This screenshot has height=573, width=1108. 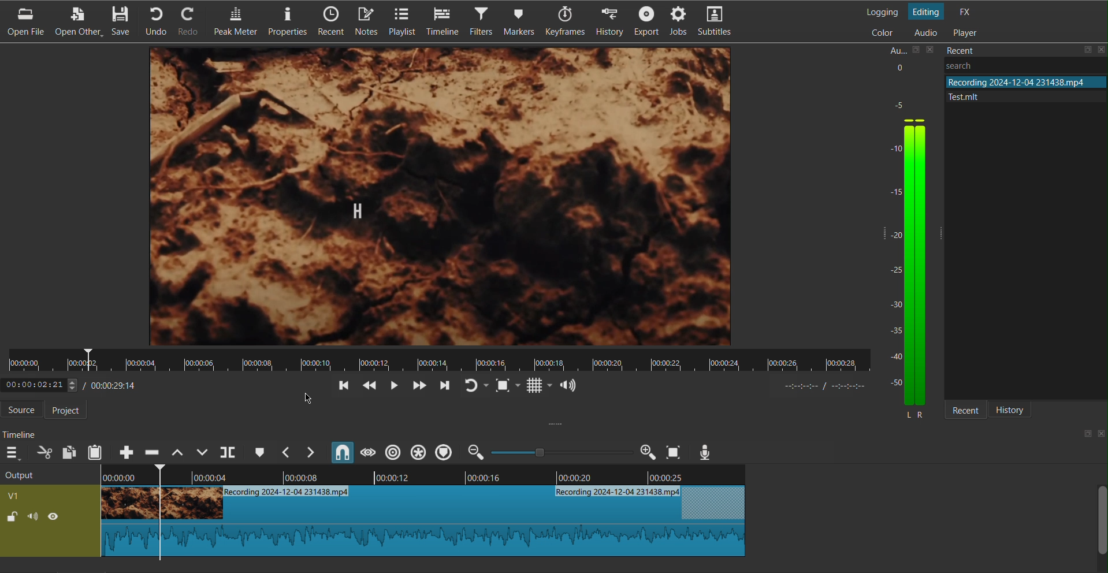 What do you see at coordinates (228, 452) in the screenshot?
I see `Split at Playhead` at bounding box center [228, 452].